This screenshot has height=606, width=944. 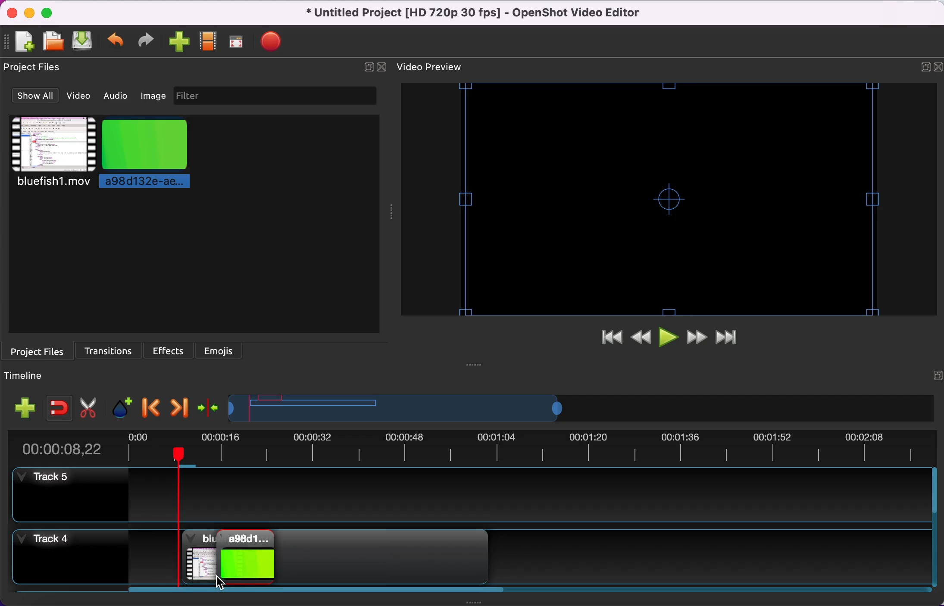 I want to click on filter, so click(x=274, y=96).